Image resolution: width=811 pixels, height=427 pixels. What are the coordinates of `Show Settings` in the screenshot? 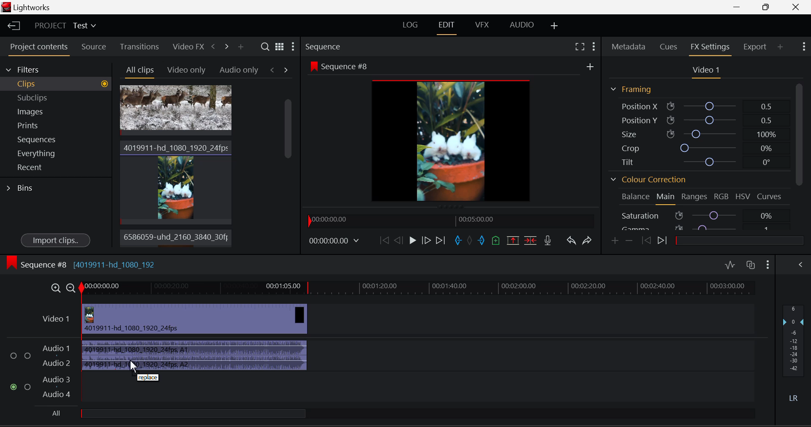 It's located at (294, 46).